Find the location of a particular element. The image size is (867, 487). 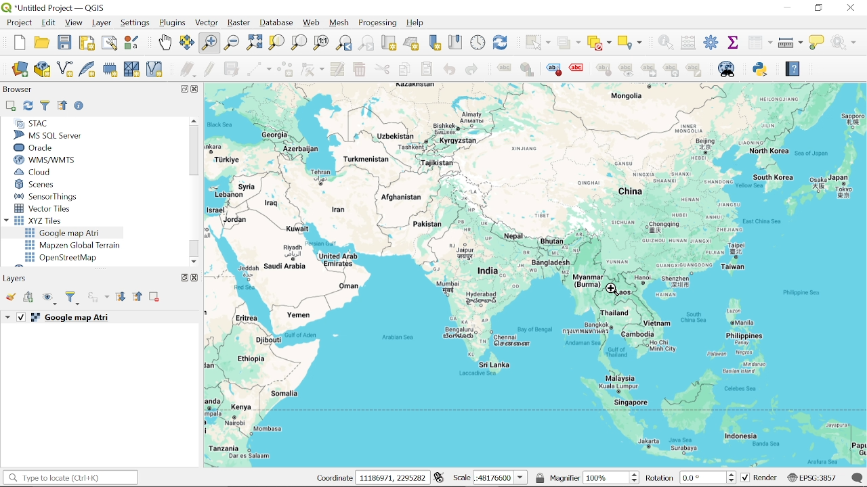

Modify the attributes if all selected features simultaneously is located at coordinates (338, 70).